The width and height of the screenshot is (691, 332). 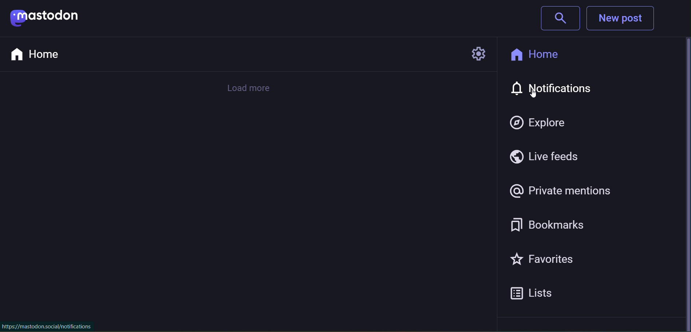 I want to click on notifications, so click(x=546, y=90).